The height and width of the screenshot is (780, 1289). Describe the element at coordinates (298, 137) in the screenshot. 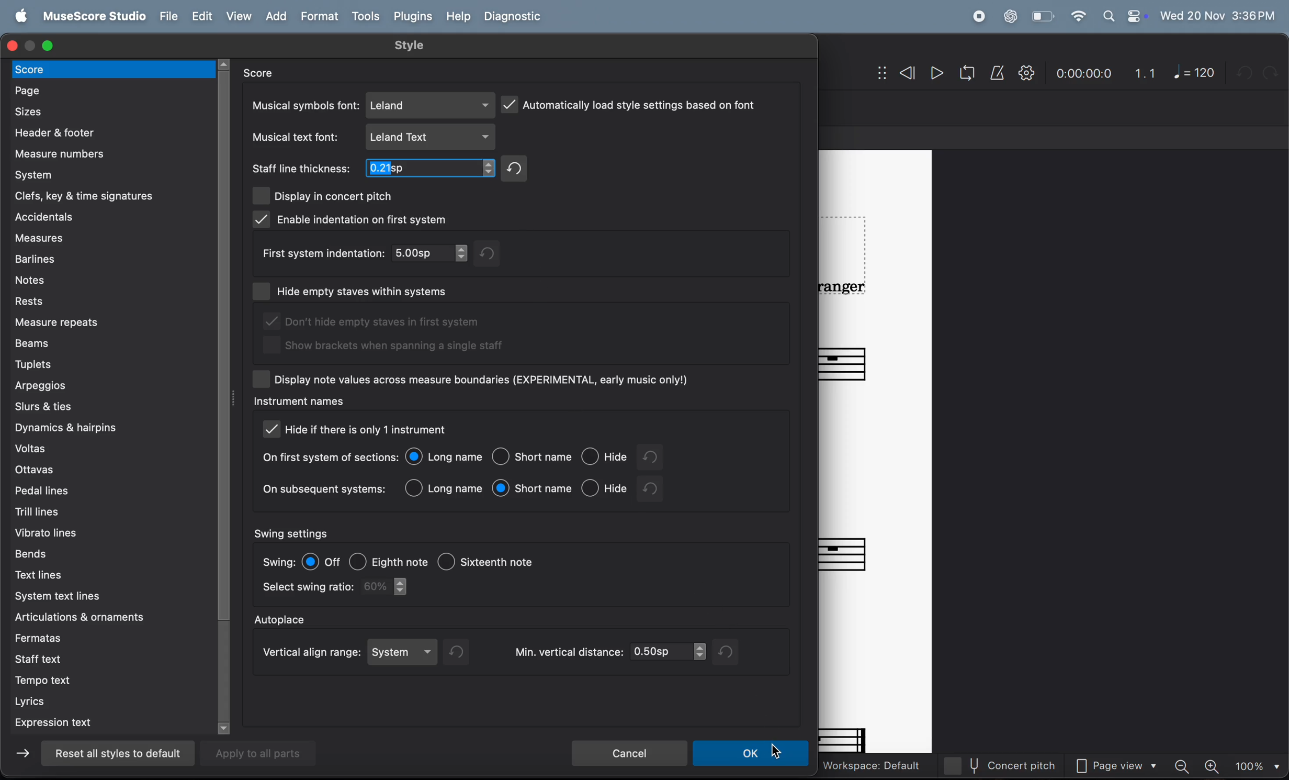

I see `musical text font` at that location.